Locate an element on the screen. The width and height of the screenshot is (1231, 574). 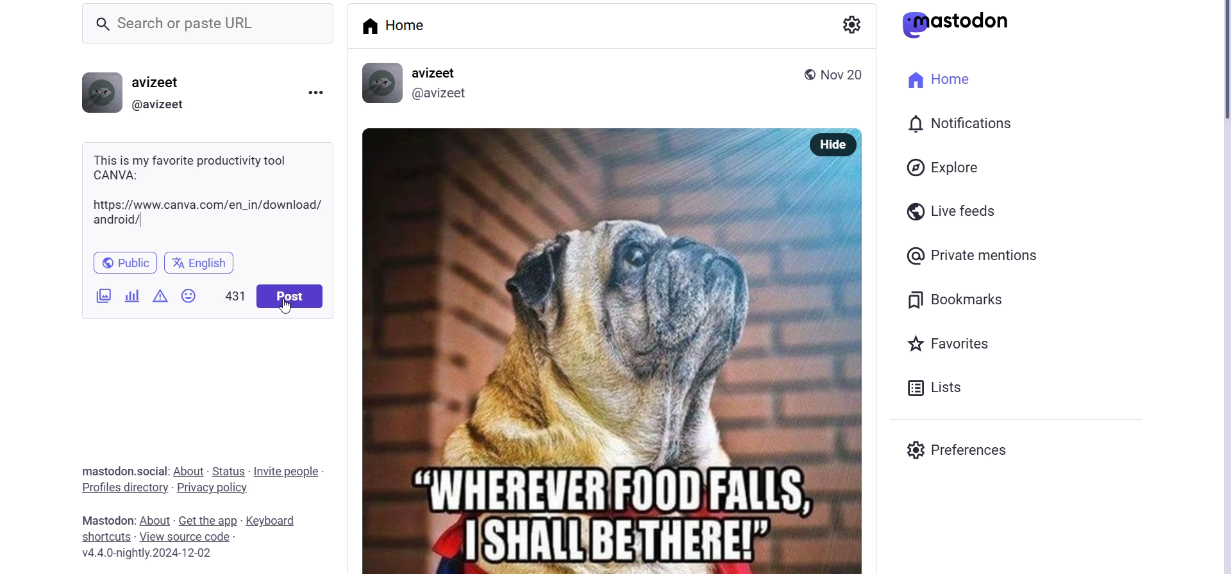
public post is located at coordinates (803, 74).